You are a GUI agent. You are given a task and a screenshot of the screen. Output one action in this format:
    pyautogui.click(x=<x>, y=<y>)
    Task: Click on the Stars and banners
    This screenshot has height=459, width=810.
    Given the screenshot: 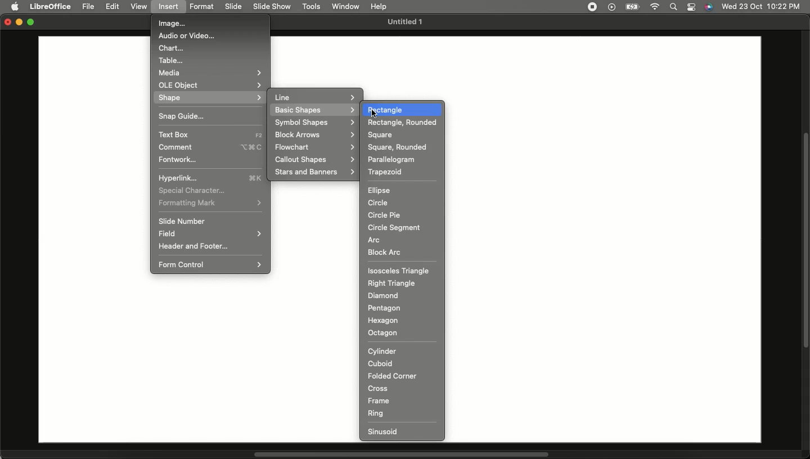 What is the action you would take?
    pyautogui.click(x=313, y=172)
    